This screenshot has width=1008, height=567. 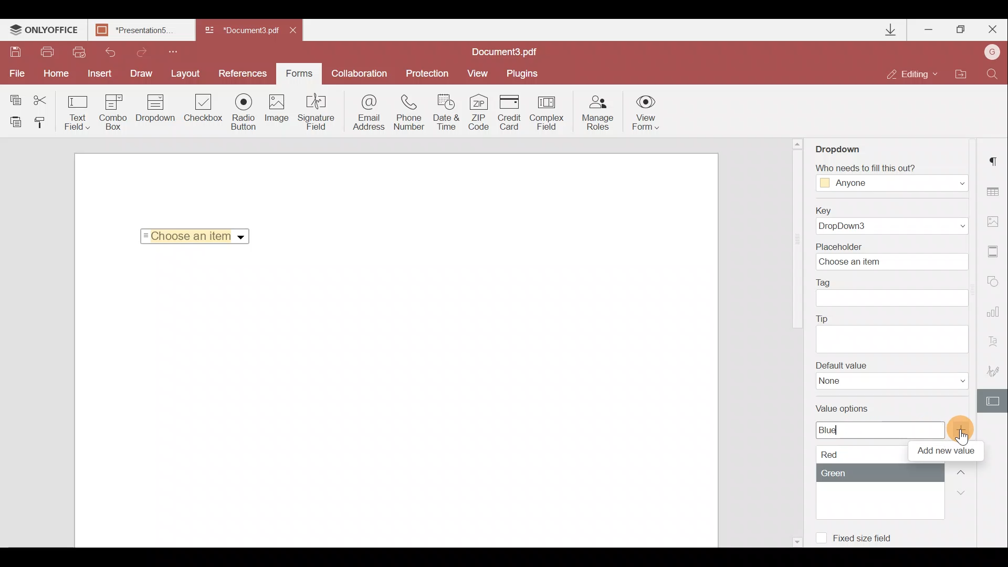 I want to click on Fixed size field, so click(x=869, y=540).